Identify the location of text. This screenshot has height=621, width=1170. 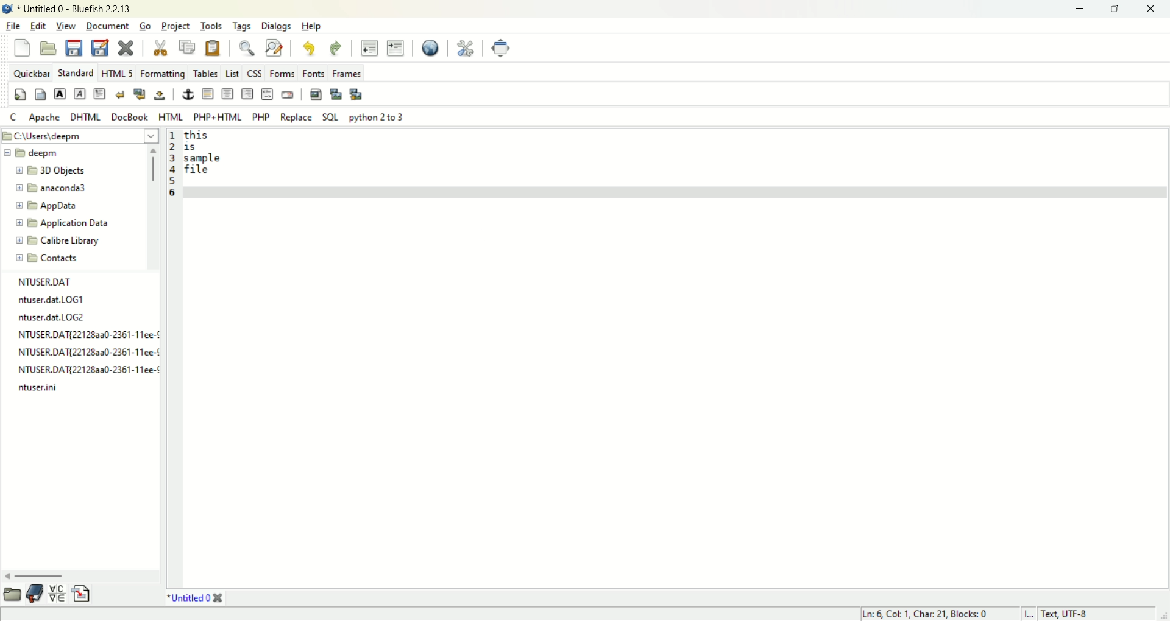
(83, 336).